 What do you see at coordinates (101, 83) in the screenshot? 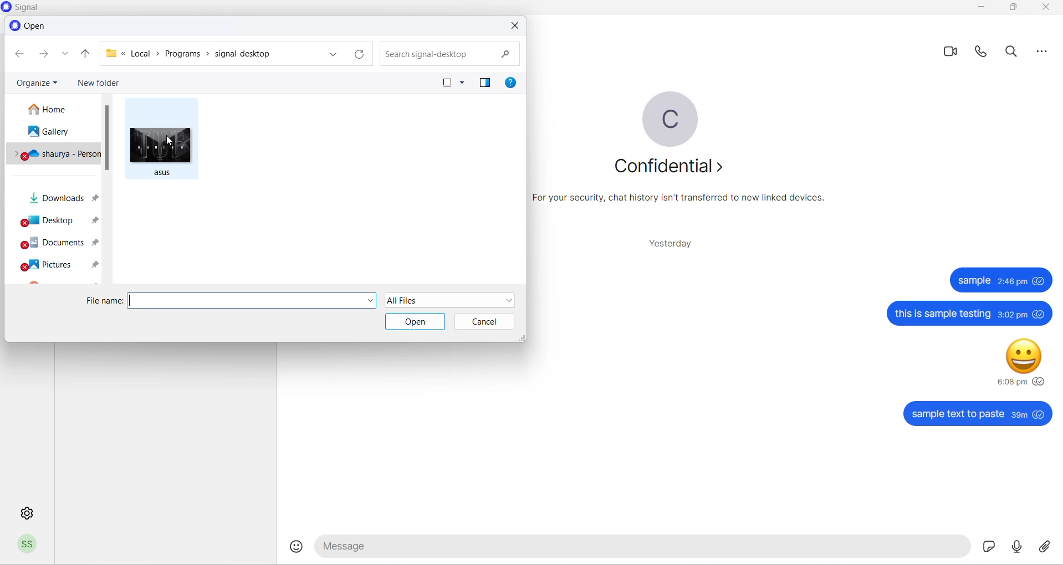
I see `new folder` at bounding box center [101, 83].